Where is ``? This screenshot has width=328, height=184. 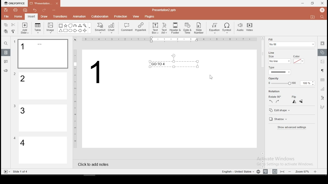  is located at coordinates (75, 98).